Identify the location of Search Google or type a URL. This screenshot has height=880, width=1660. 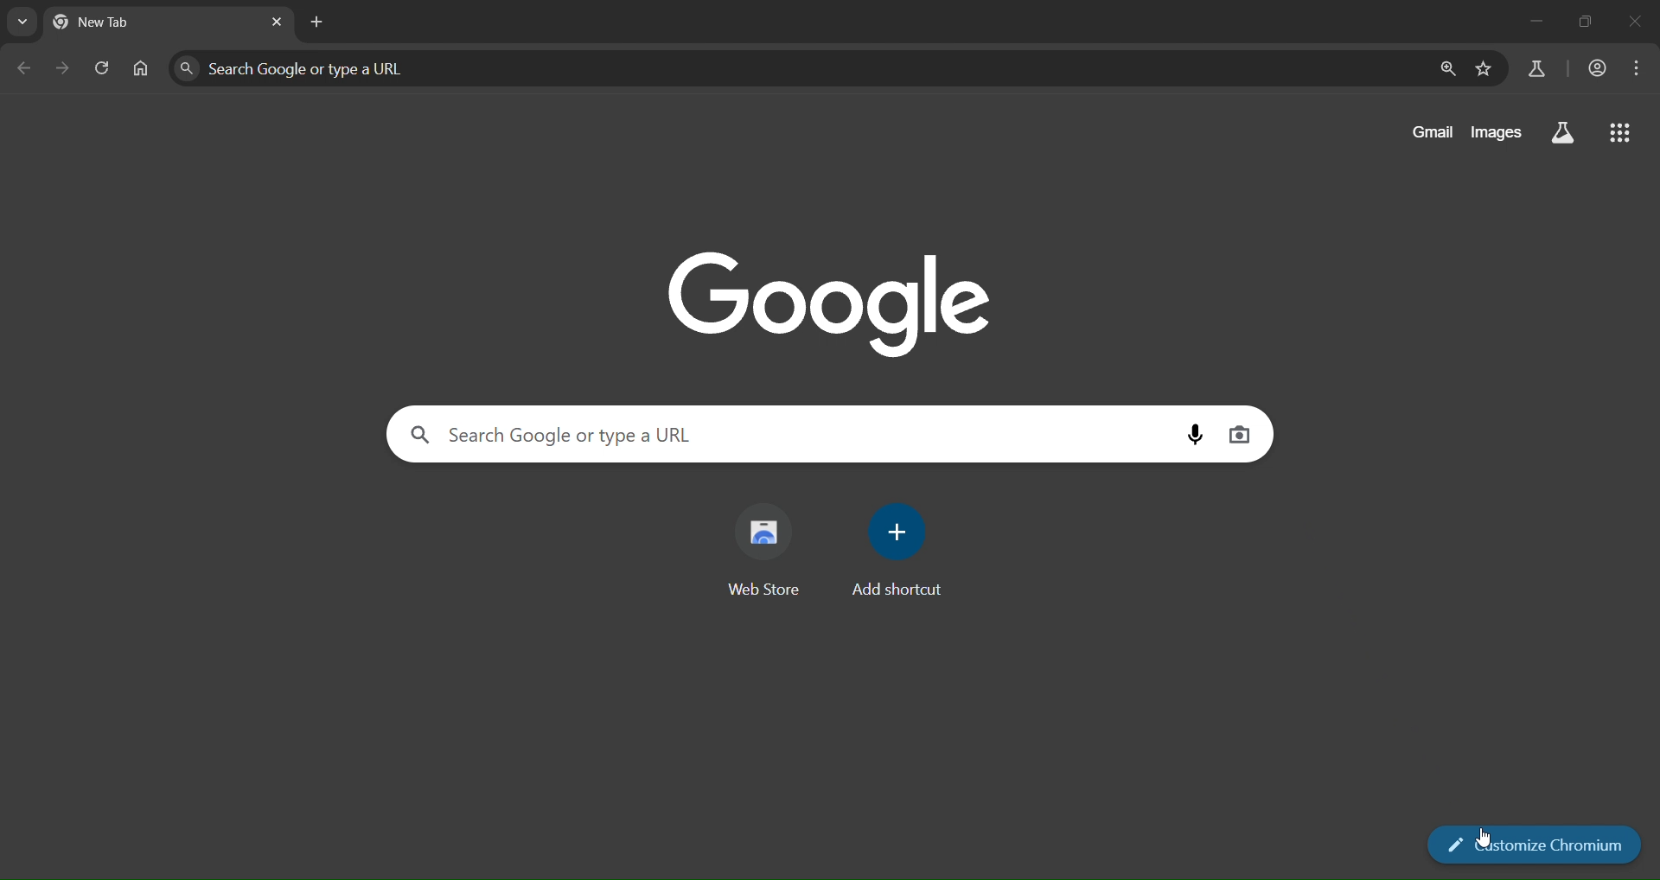
(792, 433).